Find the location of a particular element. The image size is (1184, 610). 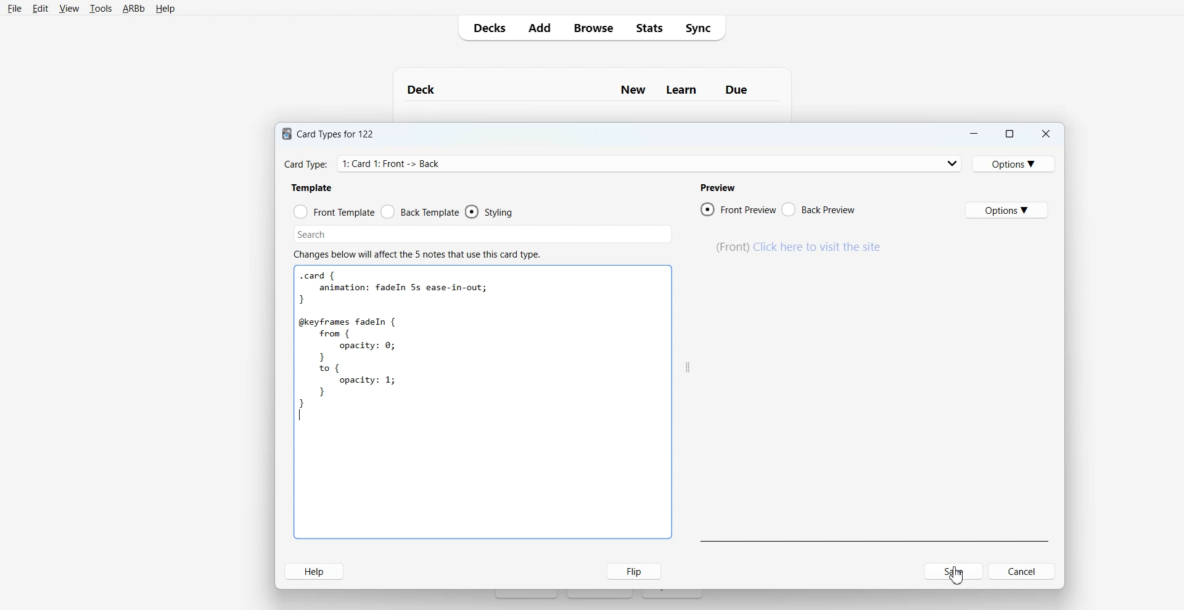

Minimize is located at coordinates (974, 132).